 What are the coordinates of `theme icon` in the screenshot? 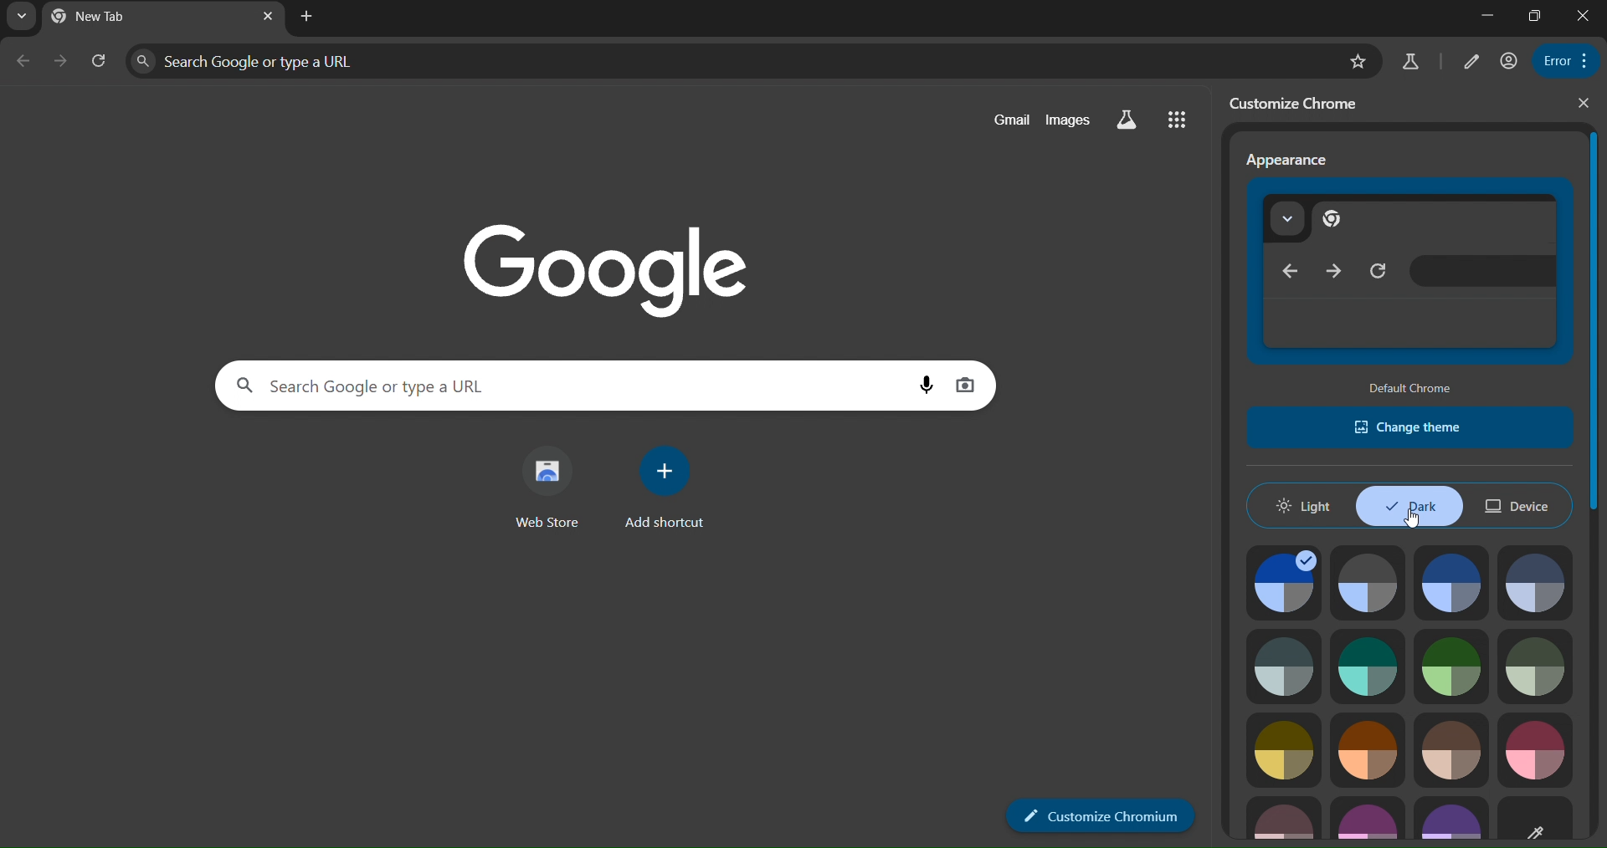 It's located at (1367, 750).